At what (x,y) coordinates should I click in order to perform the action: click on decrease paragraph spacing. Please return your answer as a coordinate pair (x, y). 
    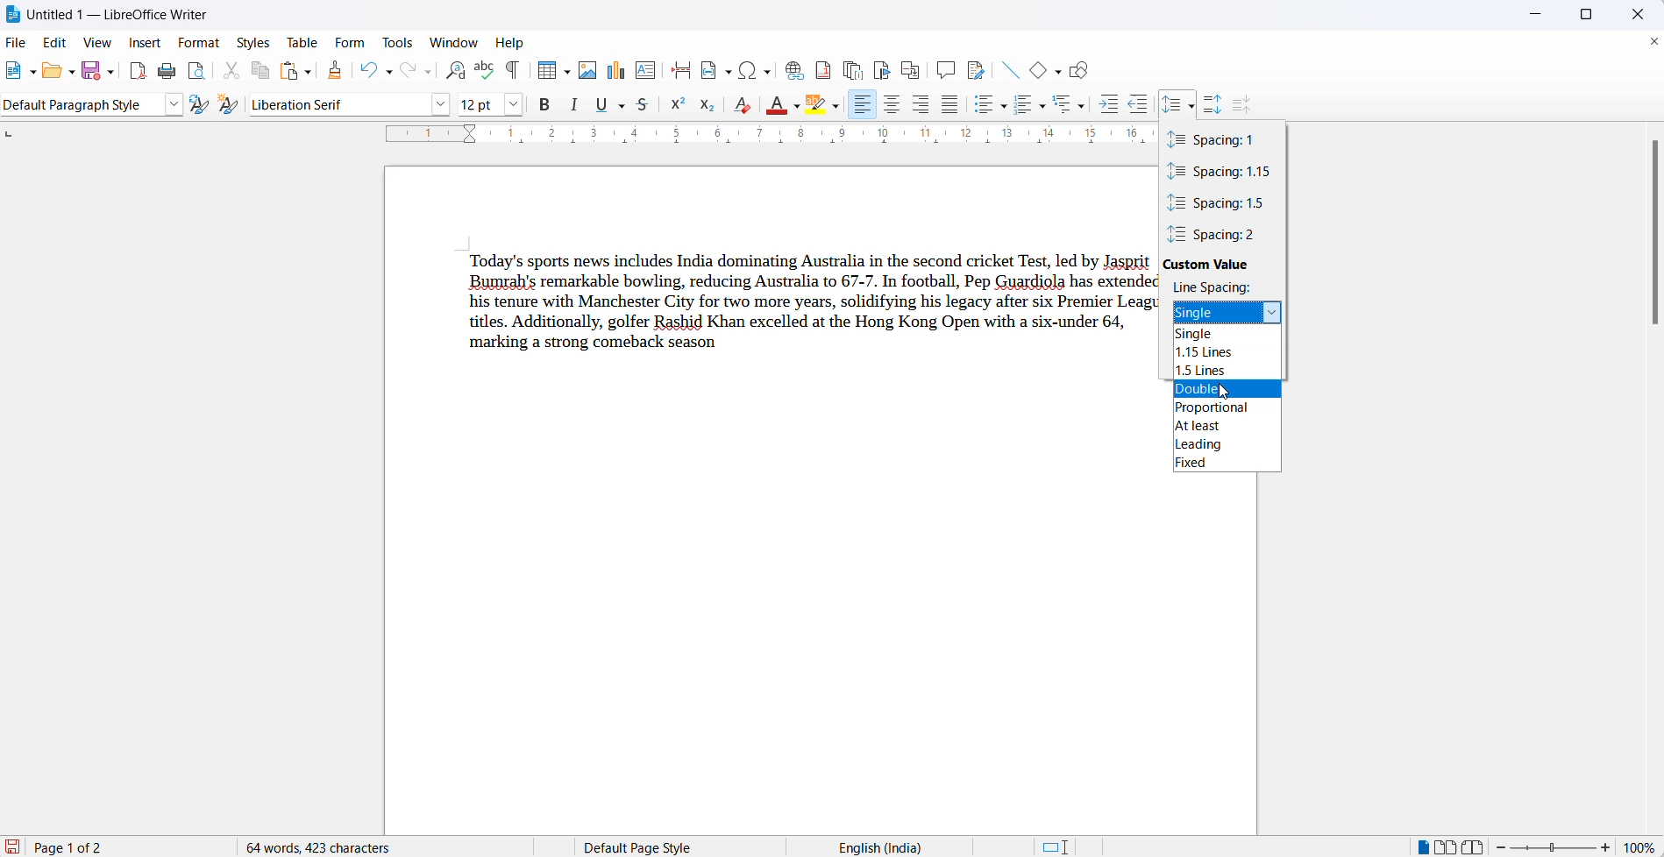
    Looking at the image, I should click on (1243, 104).